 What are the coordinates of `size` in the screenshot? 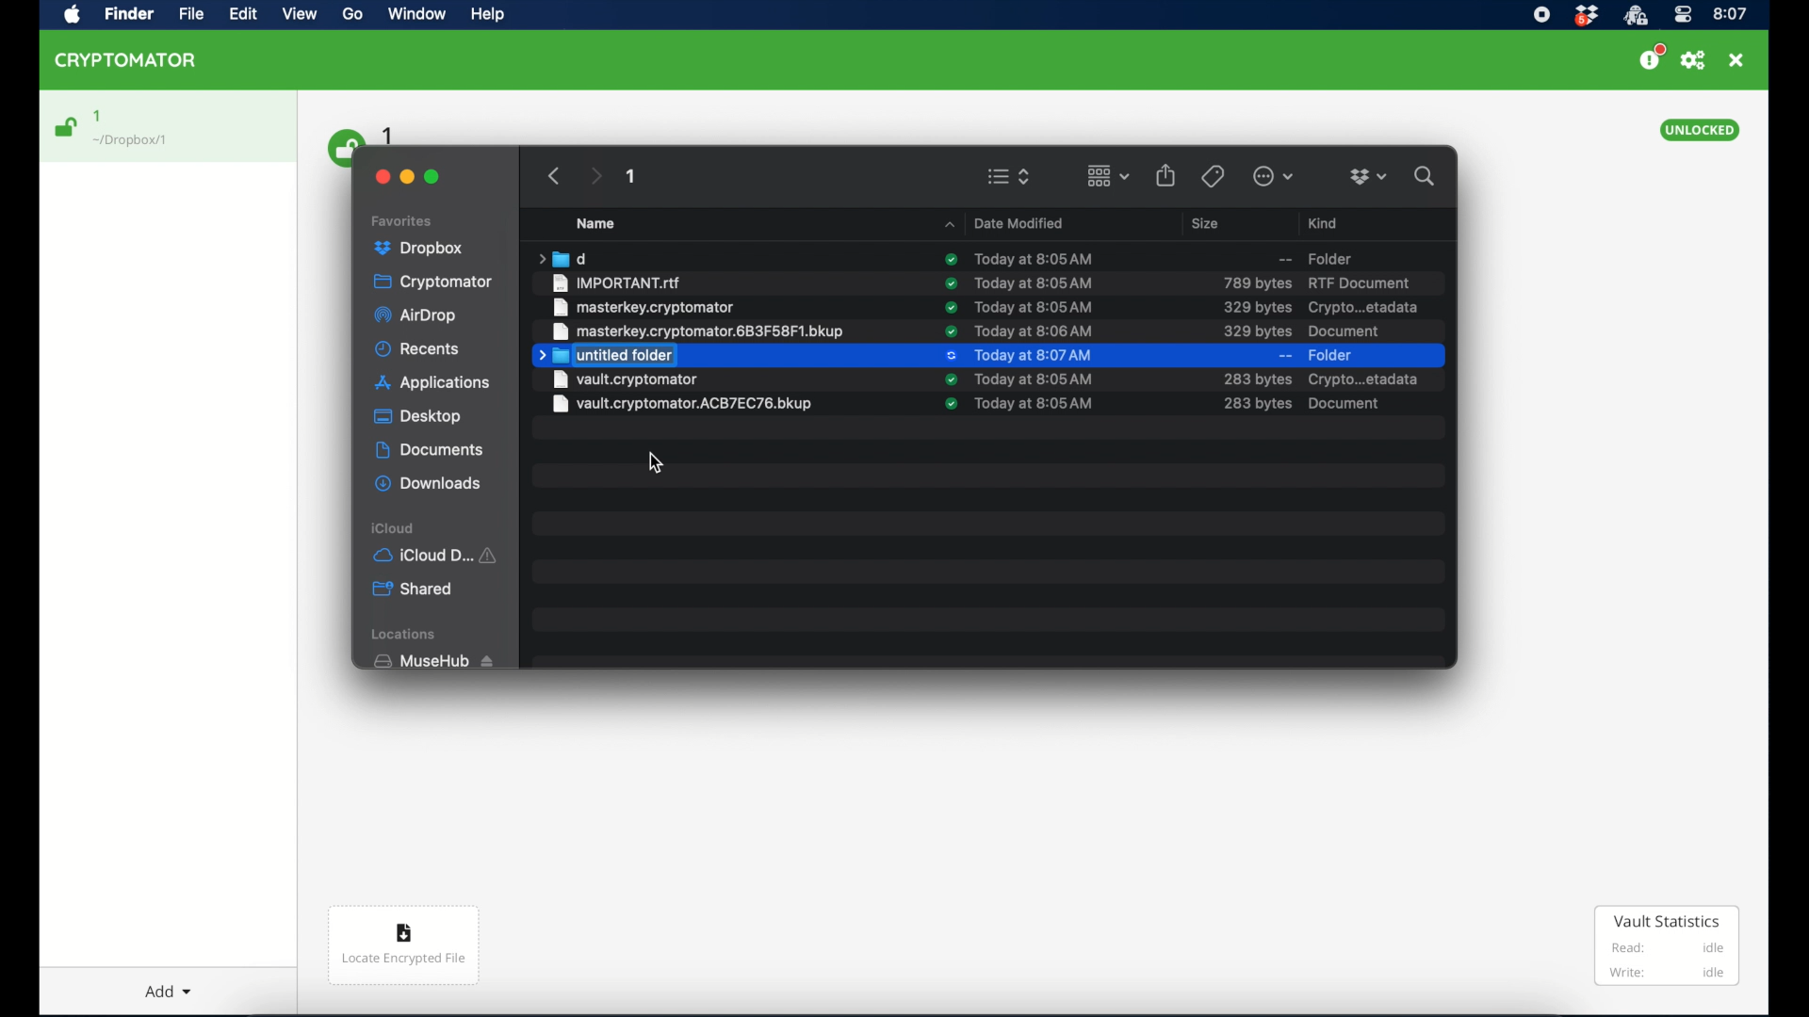 It's located at (1256, 282).